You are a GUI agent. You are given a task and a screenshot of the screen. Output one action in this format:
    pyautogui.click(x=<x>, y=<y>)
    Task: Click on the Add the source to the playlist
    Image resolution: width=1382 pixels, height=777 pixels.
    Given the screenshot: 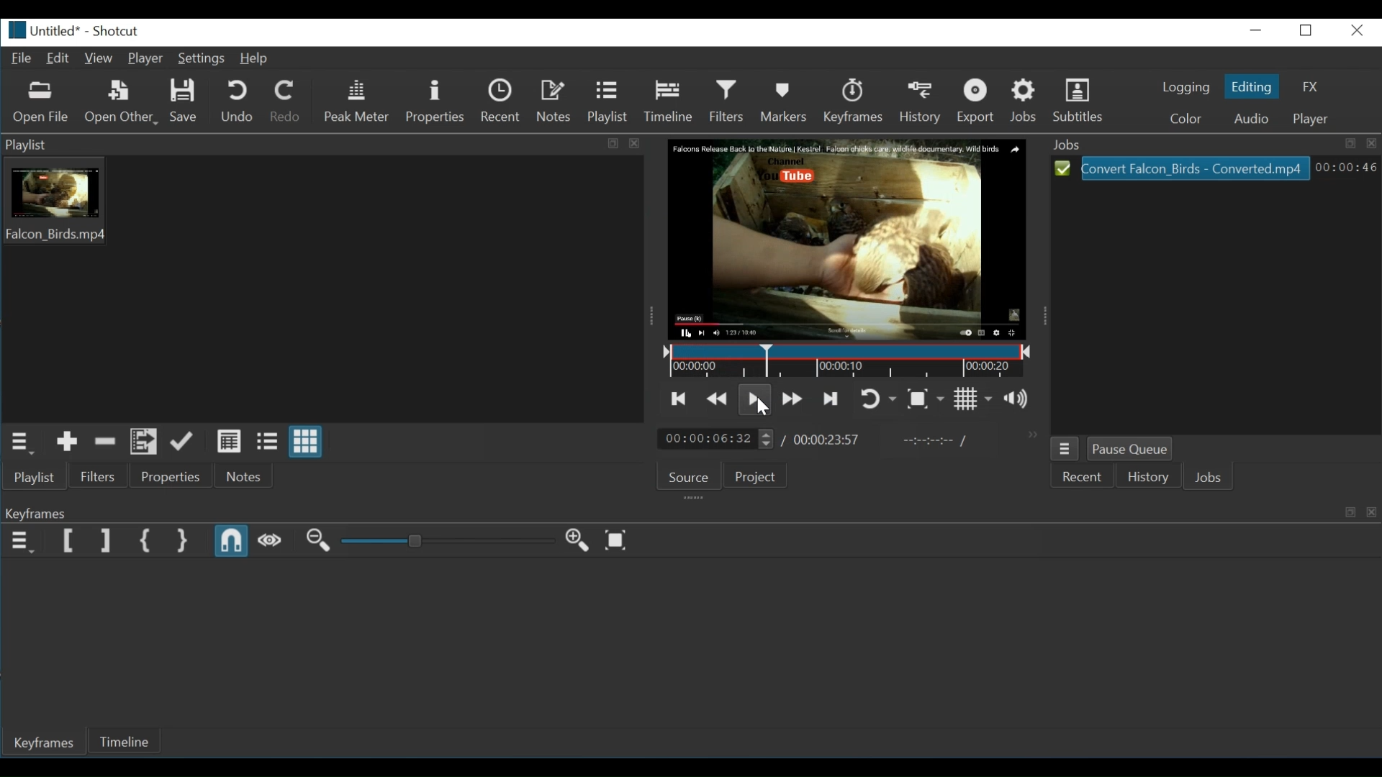 What is the action you would take?
    pyautogui.click(x=66, y=442)
    